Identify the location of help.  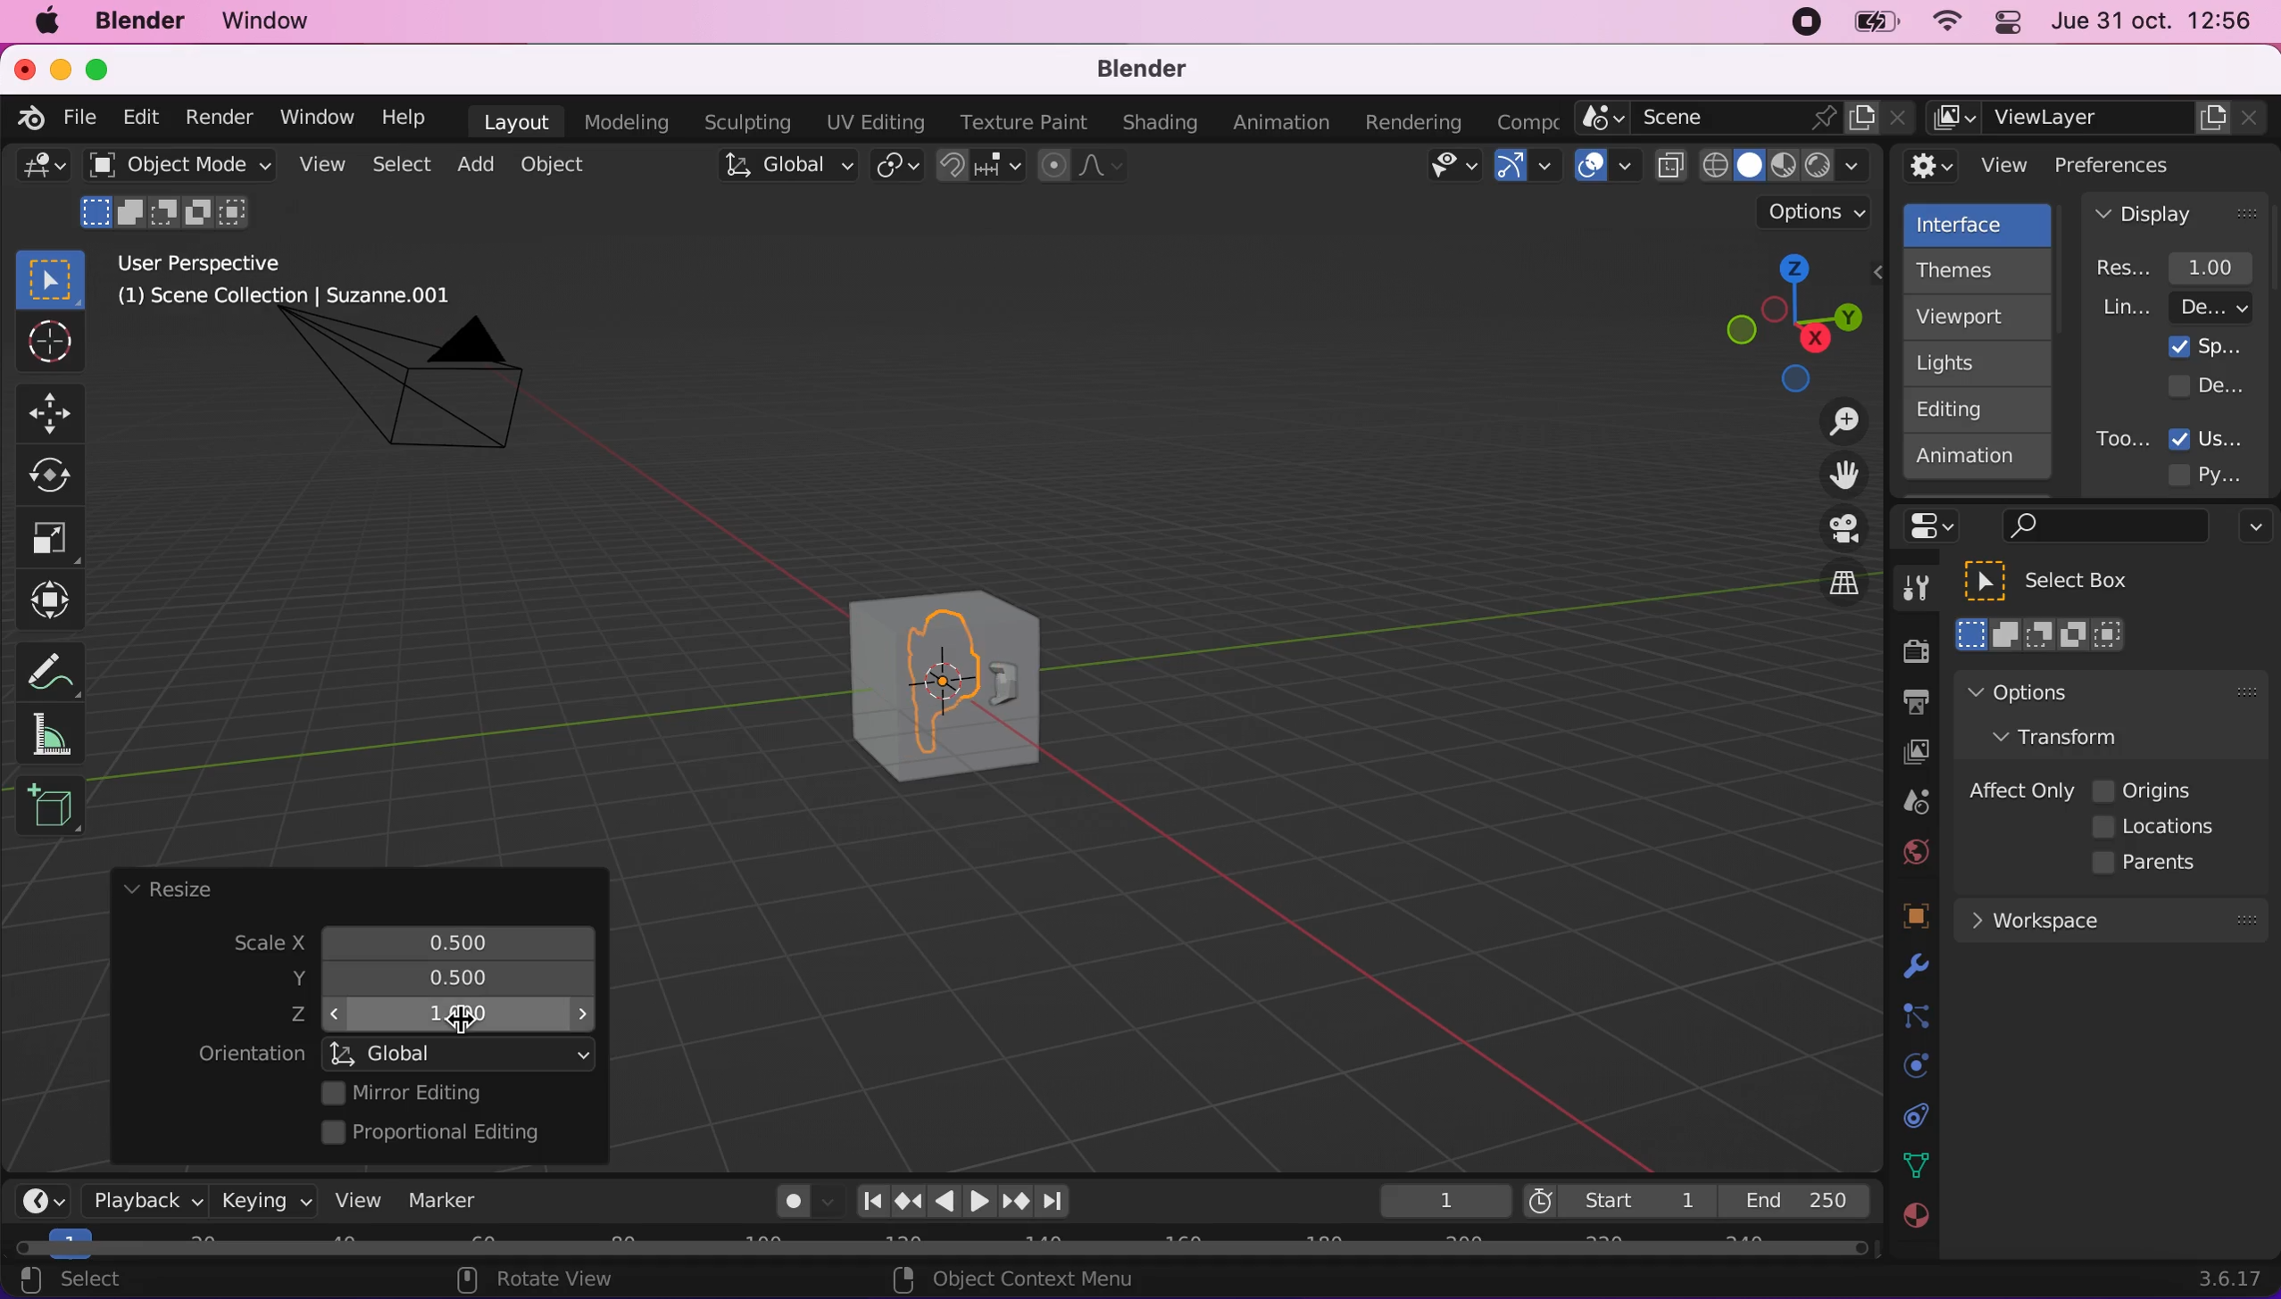
(405, 116).